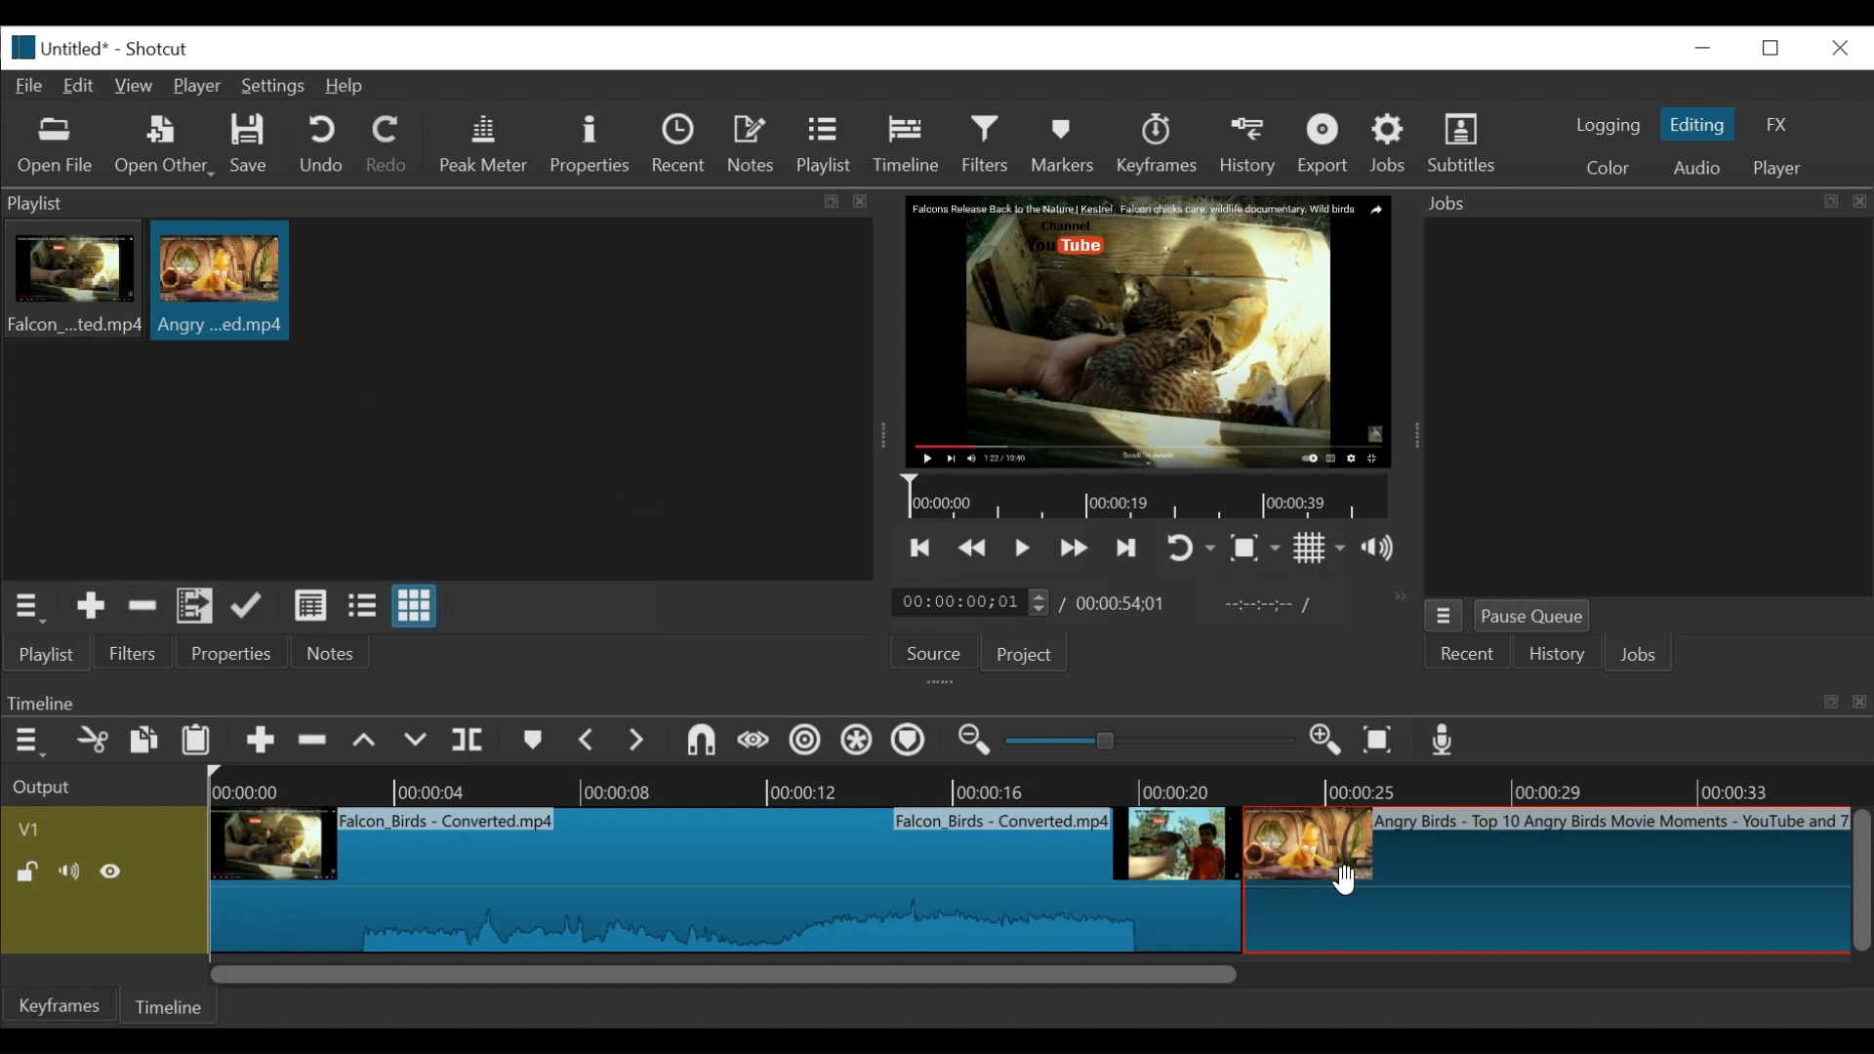 Image resolution: width=1874 pixels, height=1054 pixels. What do you see at coordinates (805, 743) in the screenshot?
I see `Ripple ` at bounding box center [805, 743].